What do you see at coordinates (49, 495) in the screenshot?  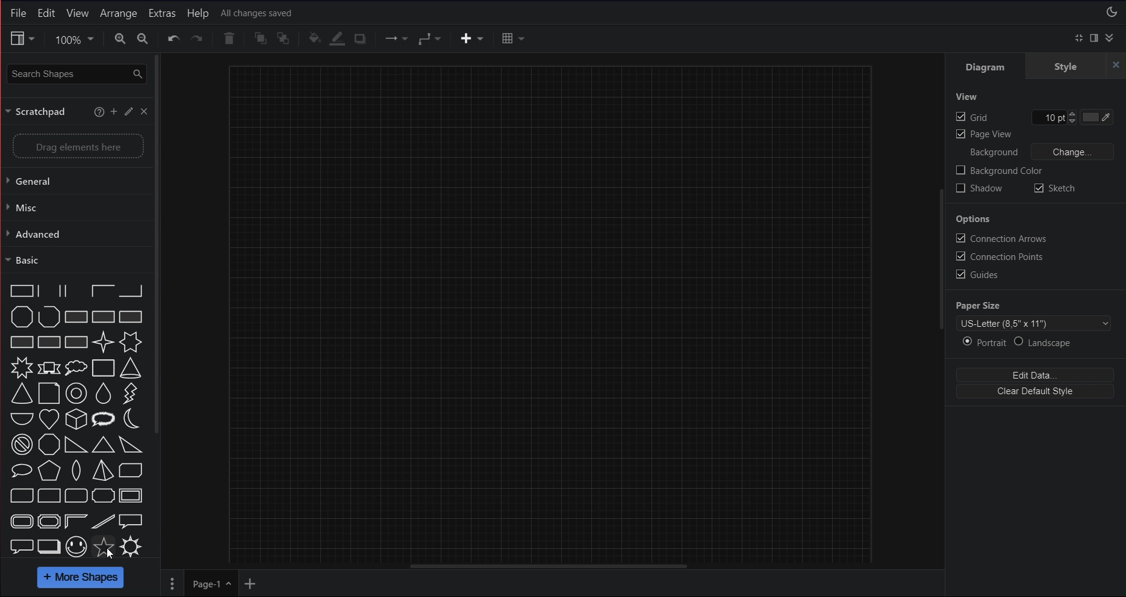 I see `corner rounded rectangle` at bounding box center [49, 495].